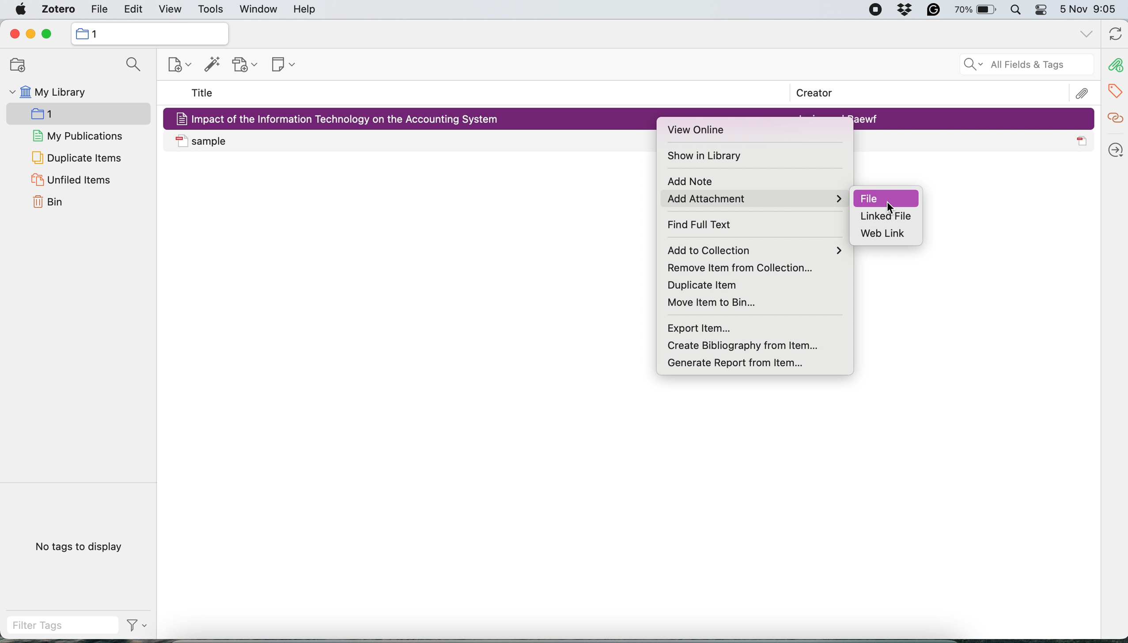 Image resolution: width=1128 pixels, height=643 pixels. I want to click on no tags to display, so click(81, 546).